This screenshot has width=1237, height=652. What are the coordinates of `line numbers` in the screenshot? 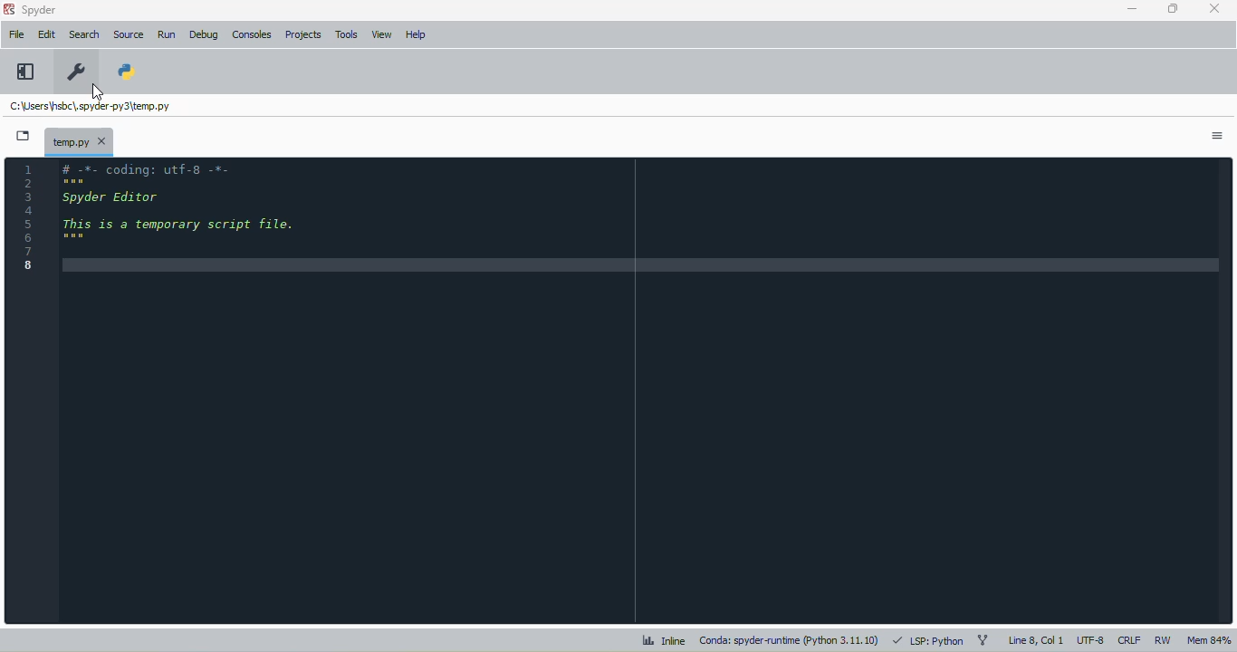 It's located at (30, 217).